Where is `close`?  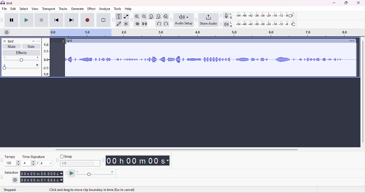 close is located at coordinates (359, 3).